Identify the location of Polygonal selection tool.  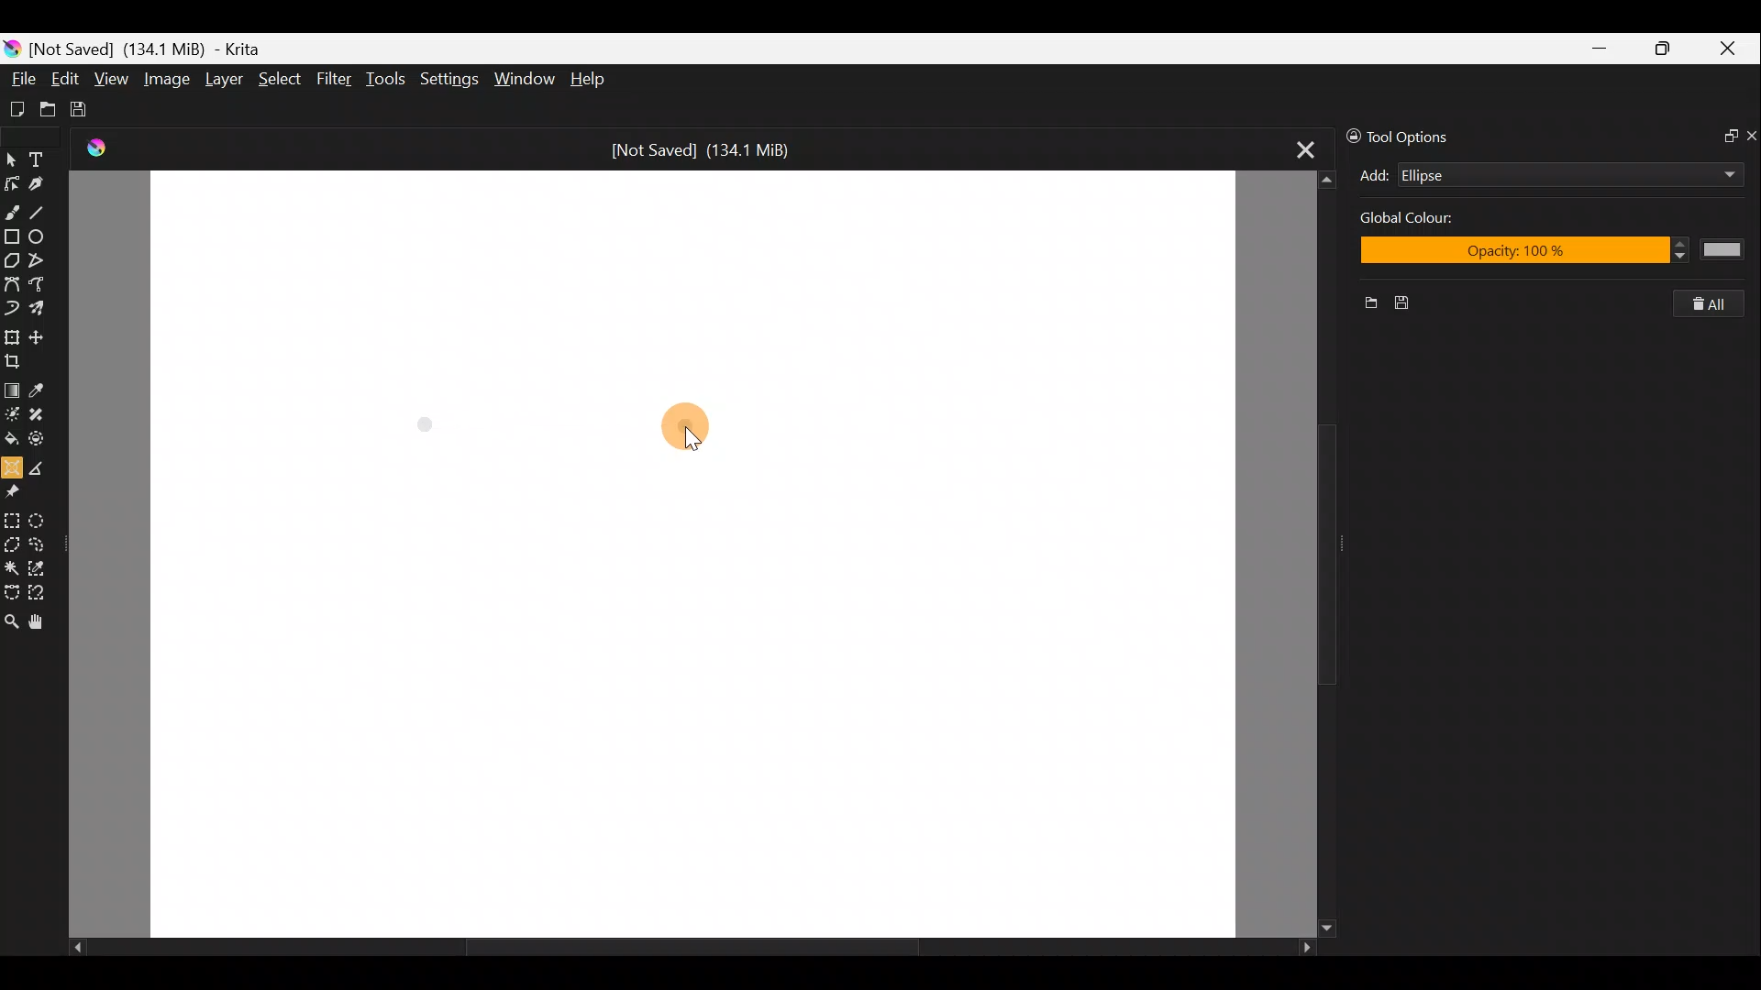
(12, 542).